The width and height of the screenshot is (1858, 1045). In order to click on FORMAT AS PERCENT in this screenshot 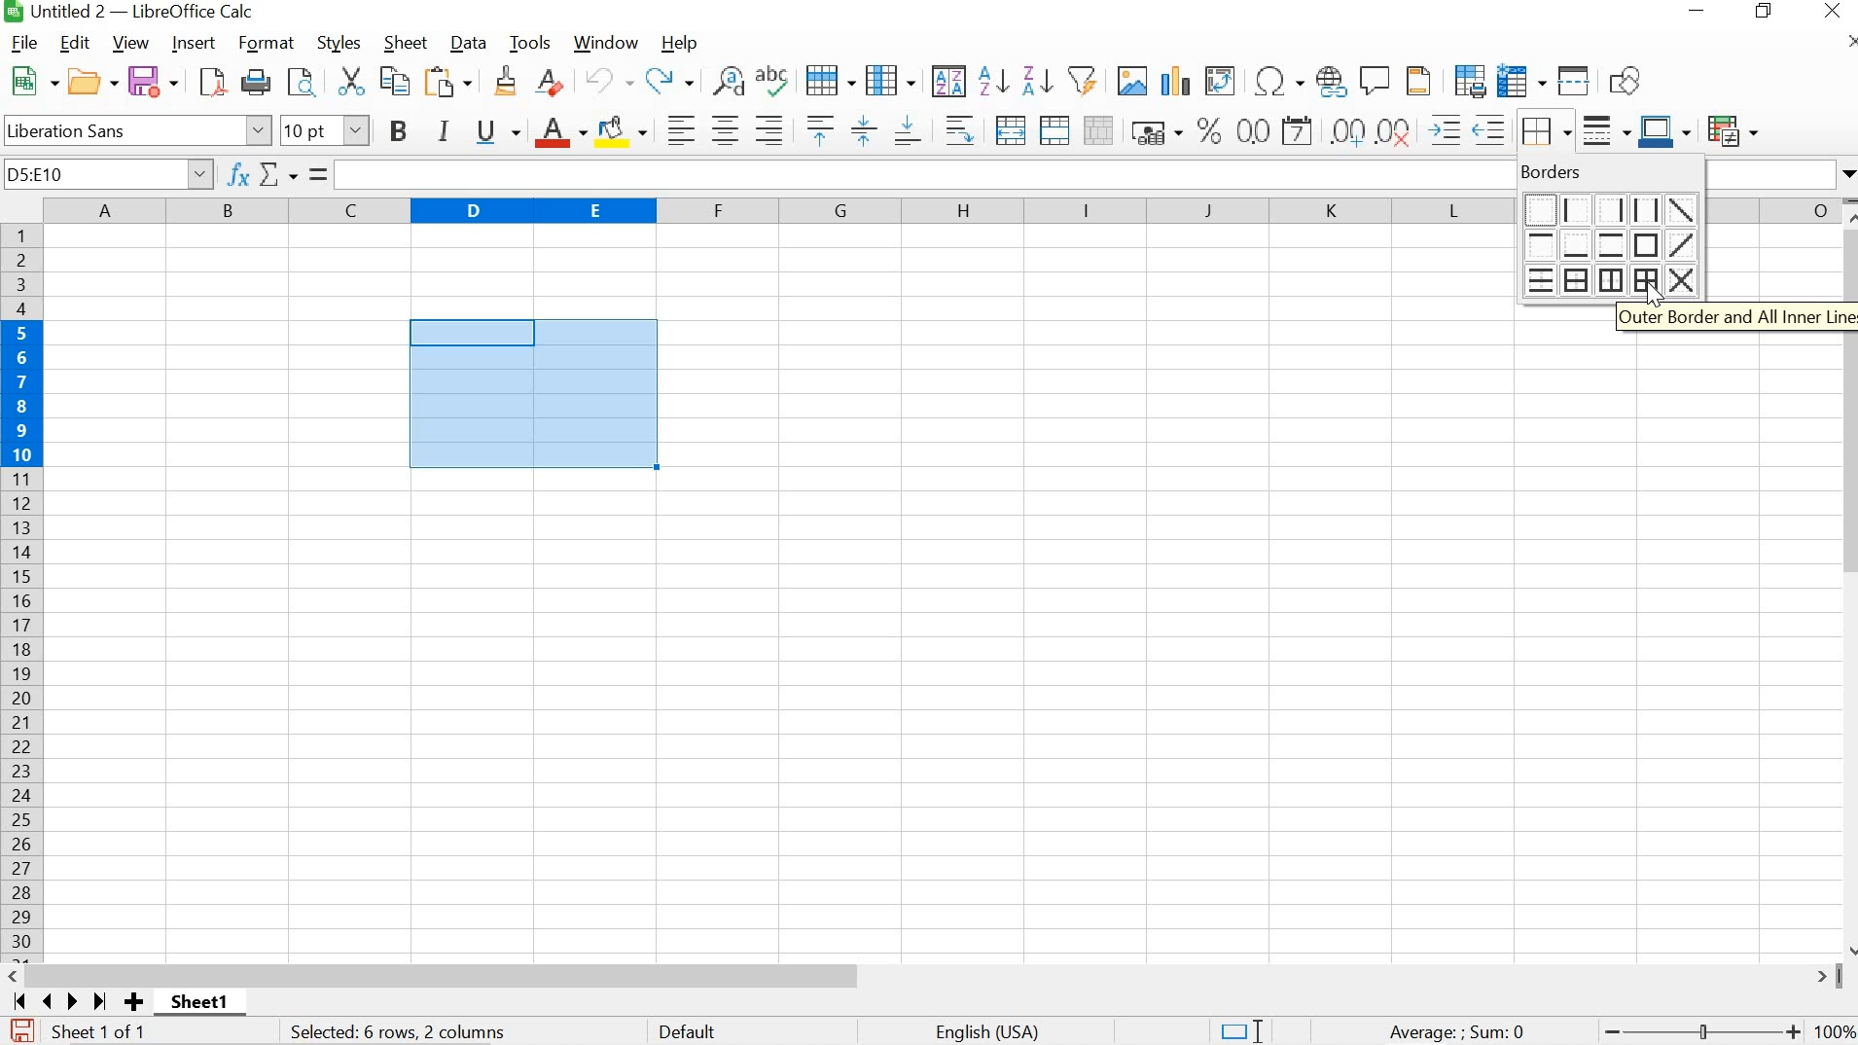, I will do `click(1208, 131)`.